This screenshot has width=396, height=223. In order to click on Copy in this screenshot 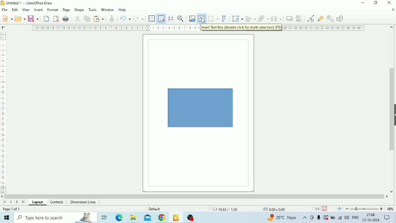, I will do `click(87, 19)`.